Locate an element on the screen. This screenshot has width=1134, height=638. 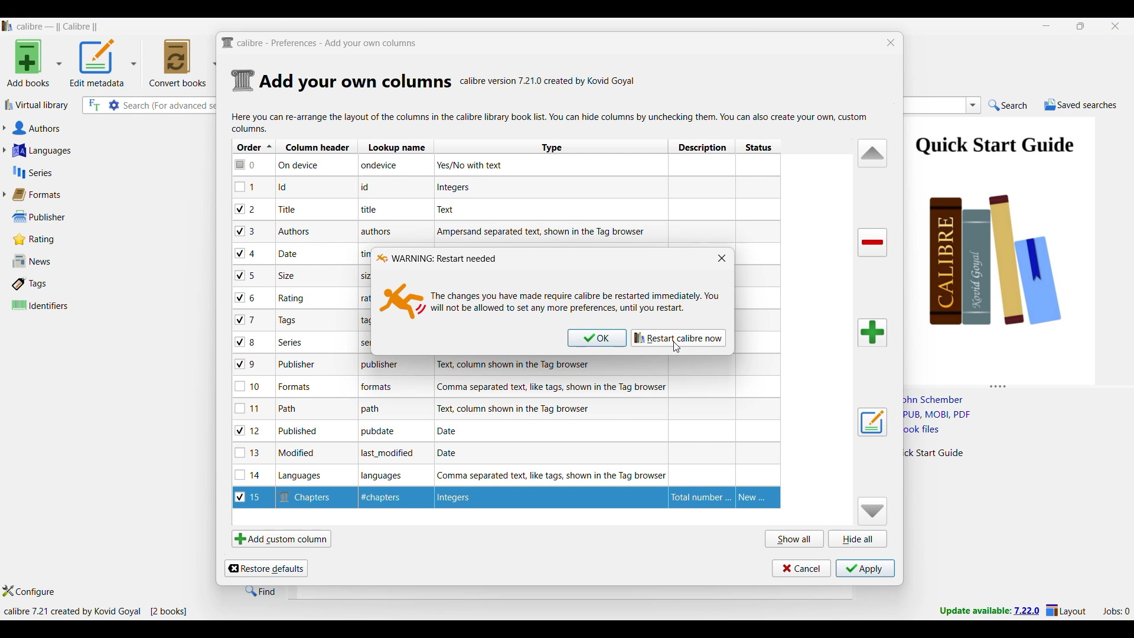
Add custom column is located at coordinates (281, 538).